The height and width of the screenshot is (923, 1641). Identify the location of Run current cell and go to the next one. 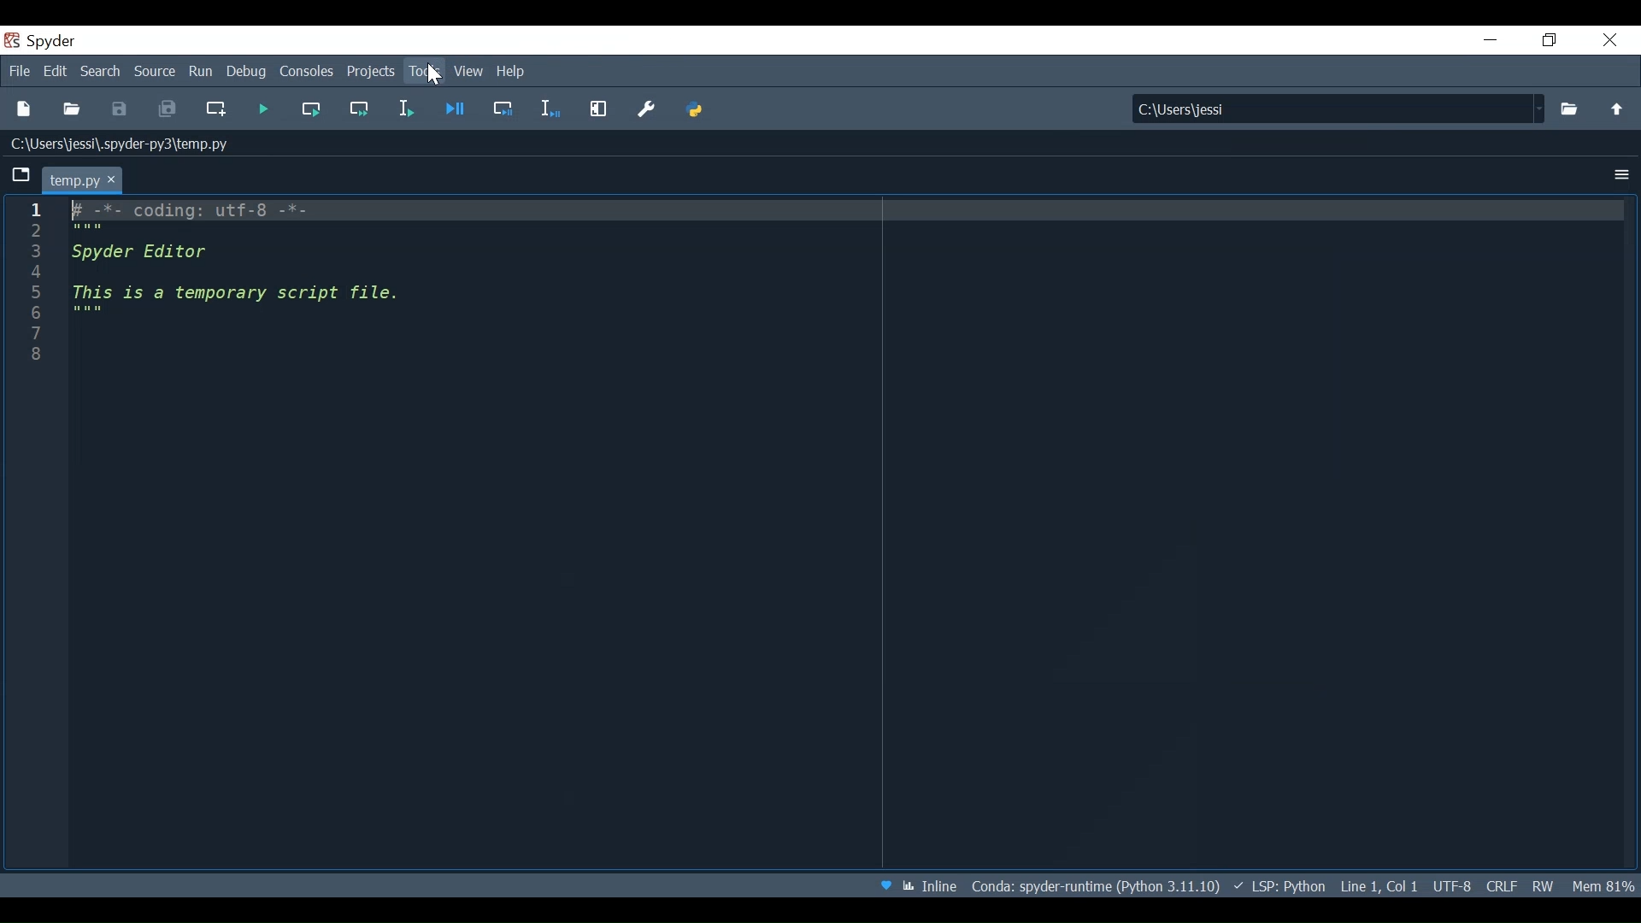
(361, 109).